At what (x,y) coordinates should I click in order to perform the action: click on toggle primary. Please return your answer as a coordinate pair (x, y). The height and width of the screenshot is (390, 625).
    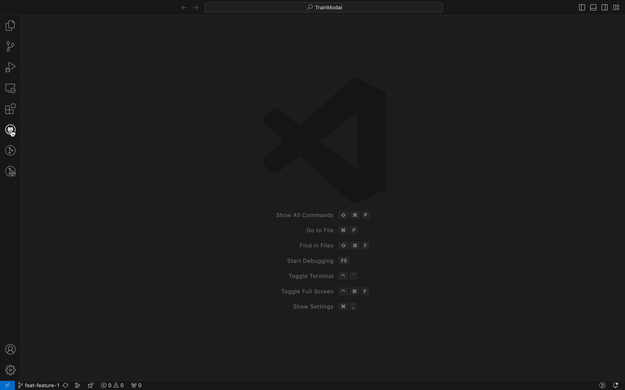
    Looking at the image, I should click on (593, 6).